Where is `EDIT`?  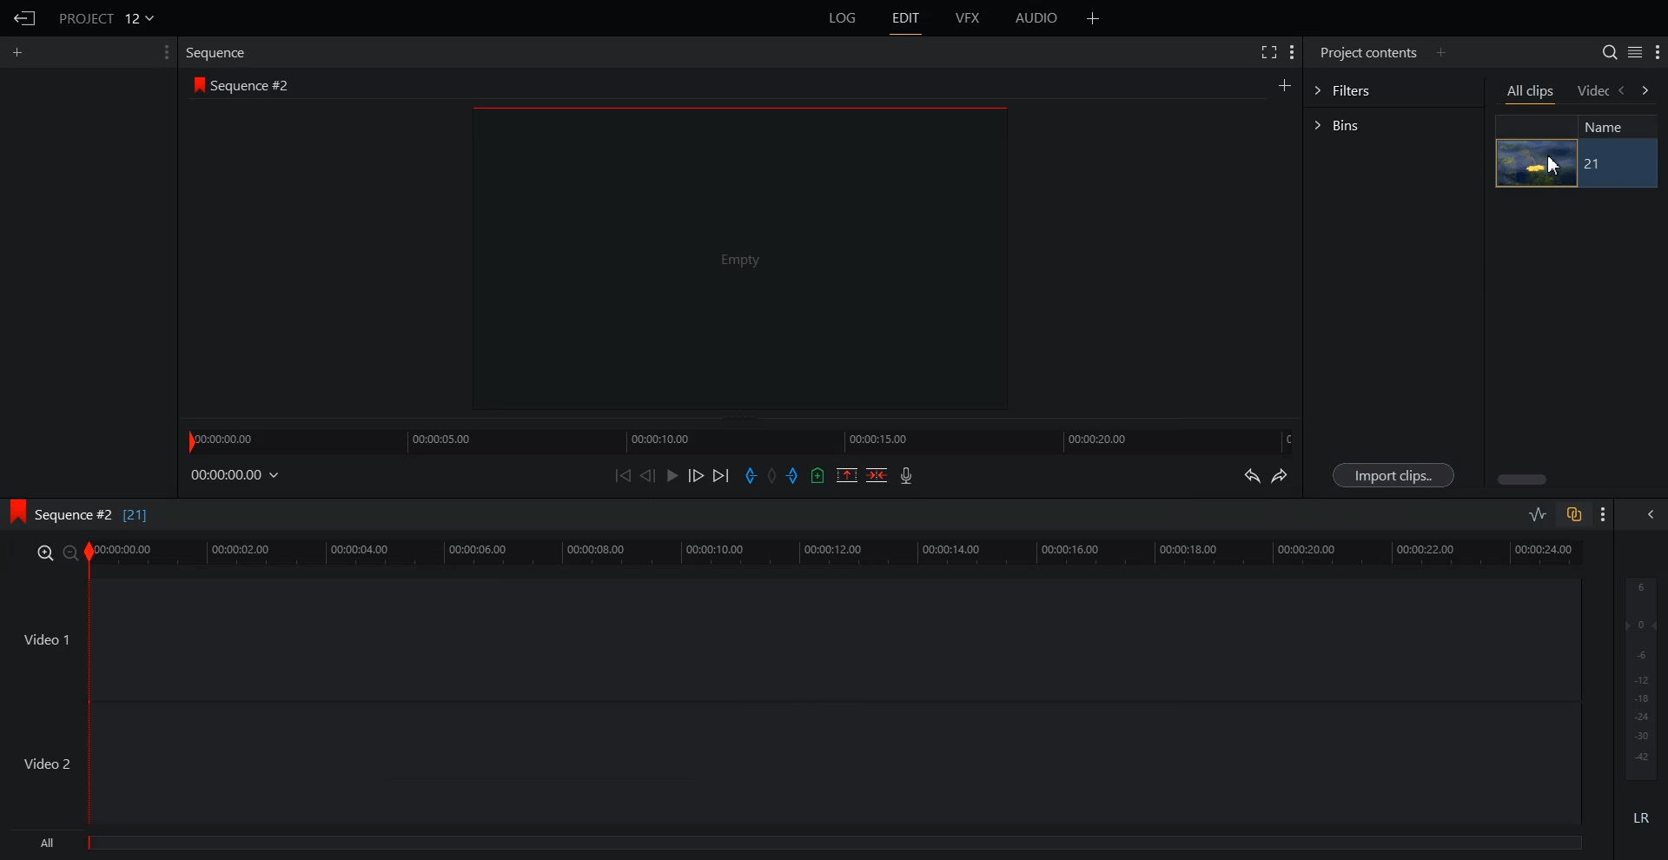
EDIT is located at coordinates (909, 18).